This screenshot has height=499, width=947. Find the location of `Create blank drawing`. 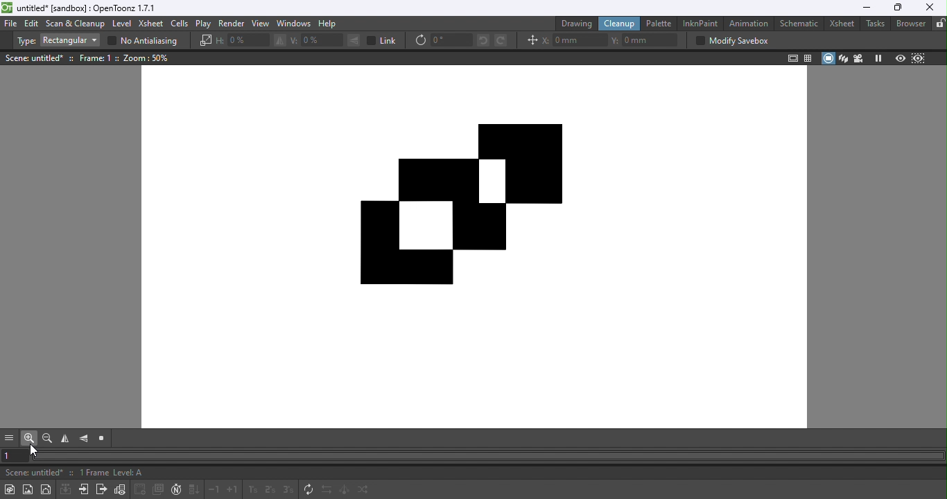

Create blank drawing is located at coordinates (140, 489).